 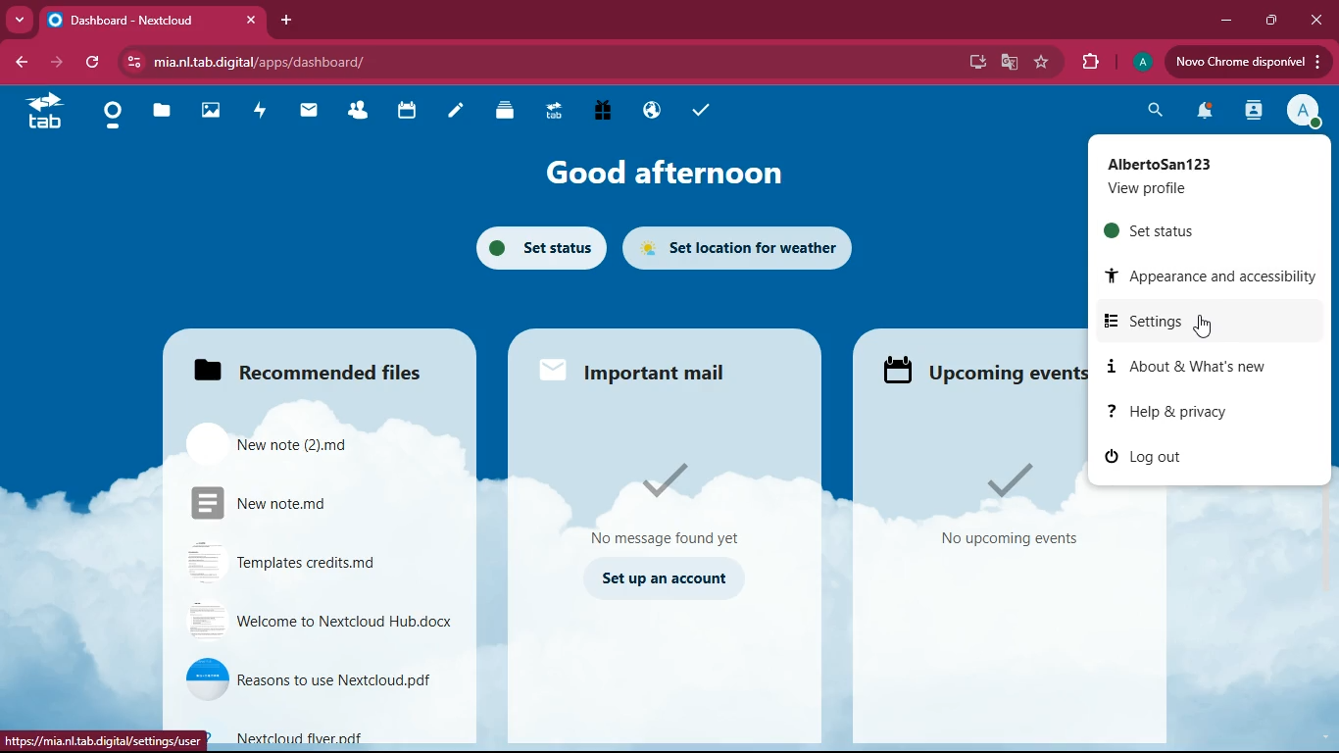 What do you see at coordinates (316, 682) in the screenshot?
I see `file` at bounding box center [316, 682].